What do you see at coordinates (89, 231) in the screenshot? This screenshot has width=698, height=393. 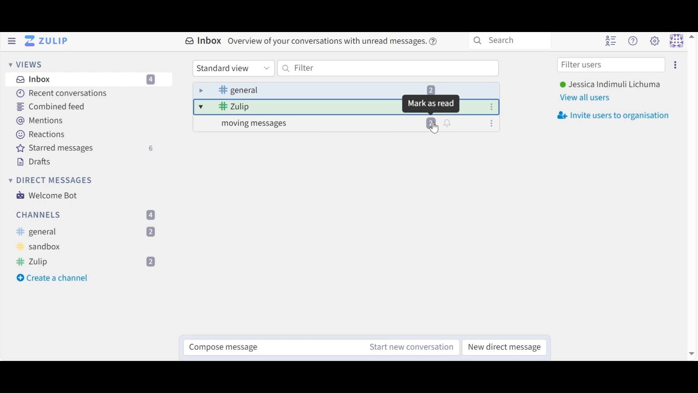 I see `General` at bounding box center [89, 231].